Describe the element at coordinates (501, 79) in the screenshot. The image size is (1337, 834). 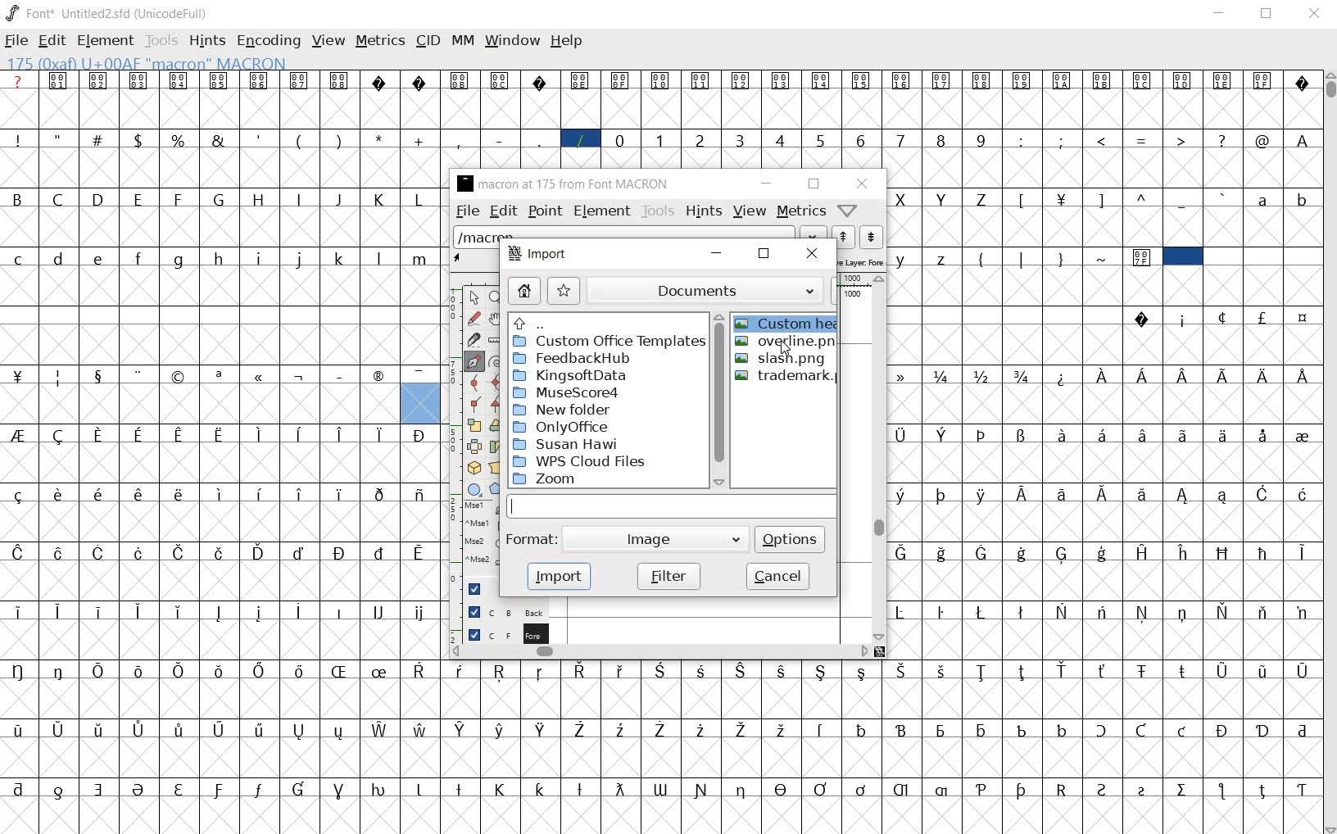
I see `Symbol` at that location.